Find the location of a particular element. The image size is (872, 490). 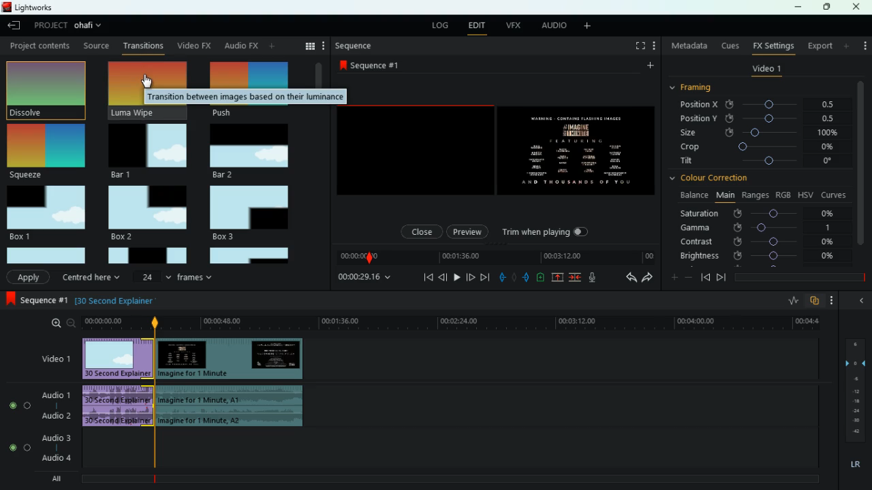

menu is located at coordinates (310, 46).